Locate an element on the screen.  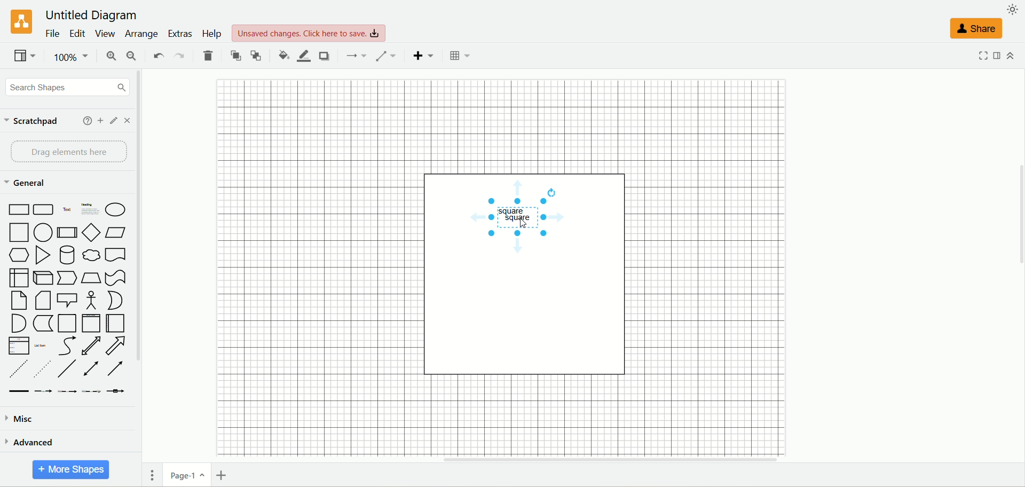
collapse/expand is located at coordinates (1010, 57).